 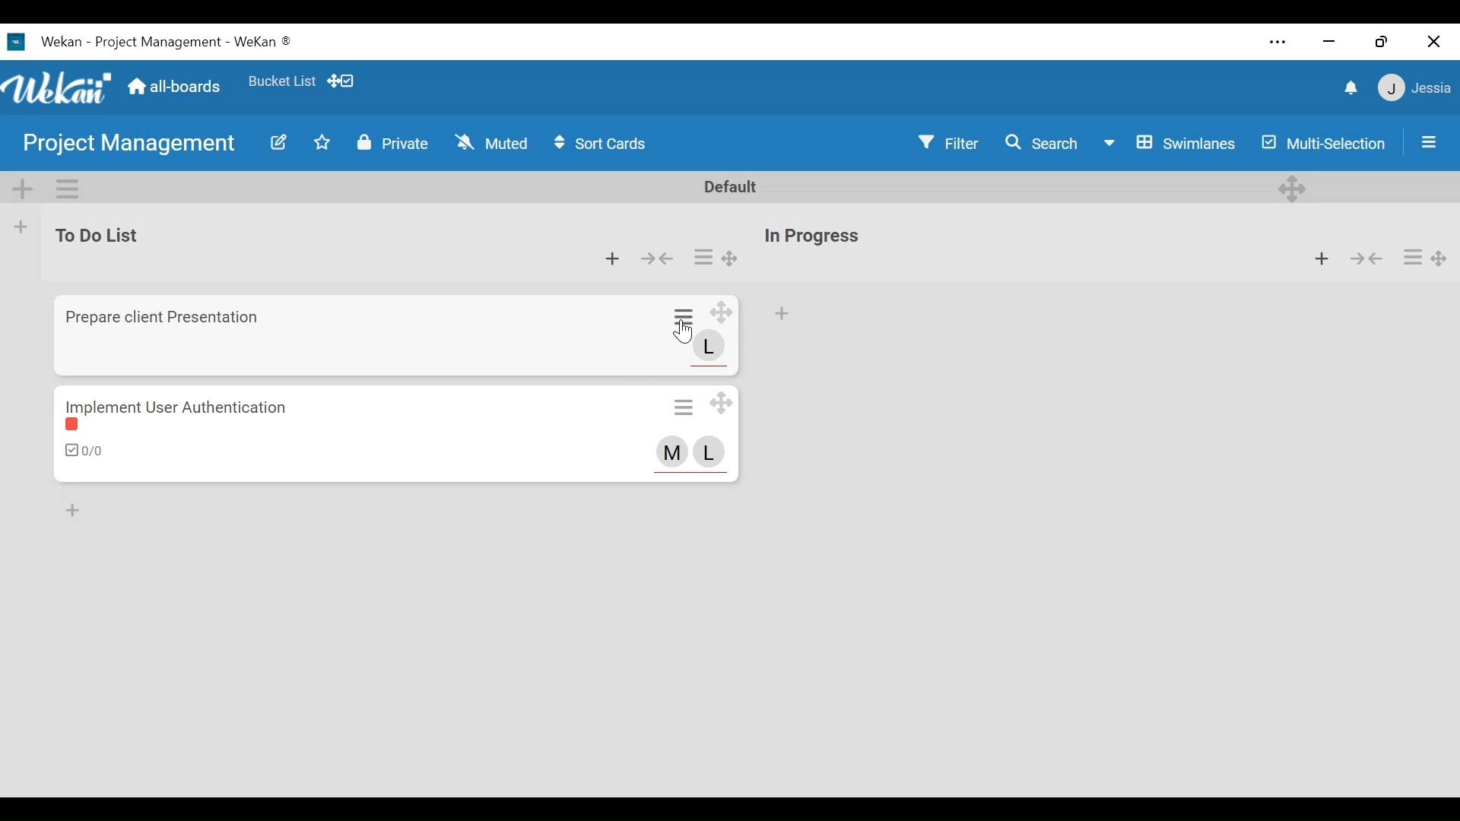 I want to click on notifications, so click(x=1350, y=88).